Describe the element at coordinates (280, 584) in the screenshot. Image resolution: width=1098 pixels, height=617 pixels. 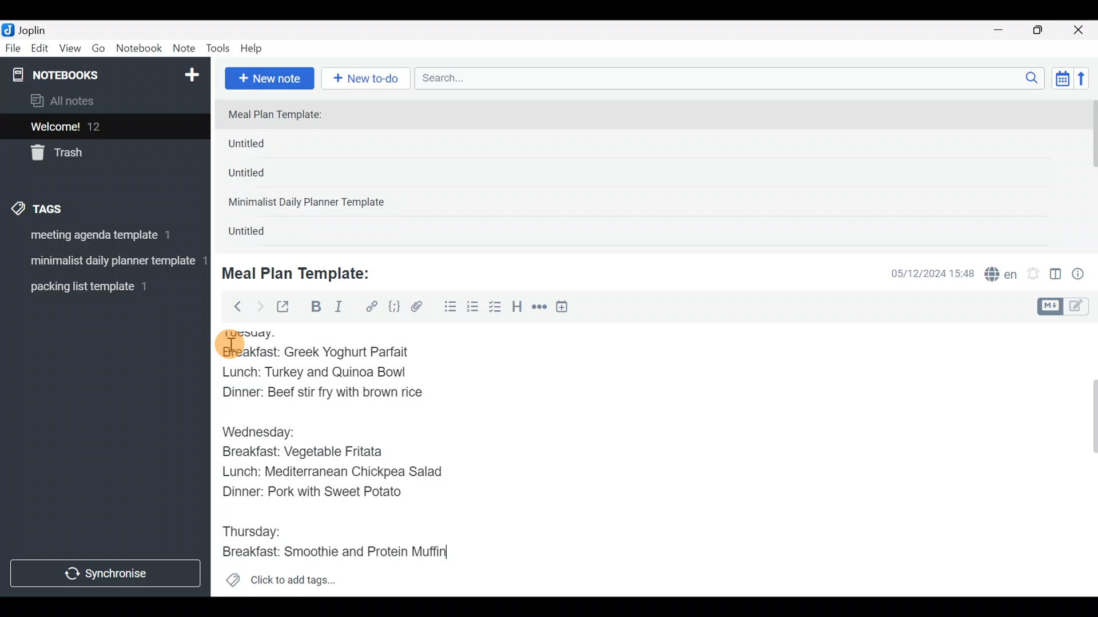
I see `Click to add tags` at that location.